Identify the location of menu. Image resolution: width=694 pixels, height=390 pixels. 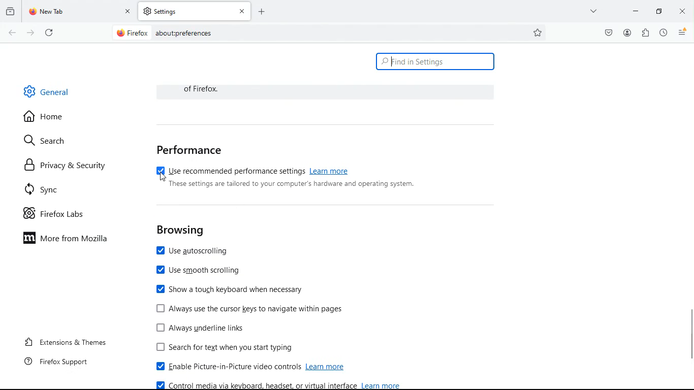
(683, 32).